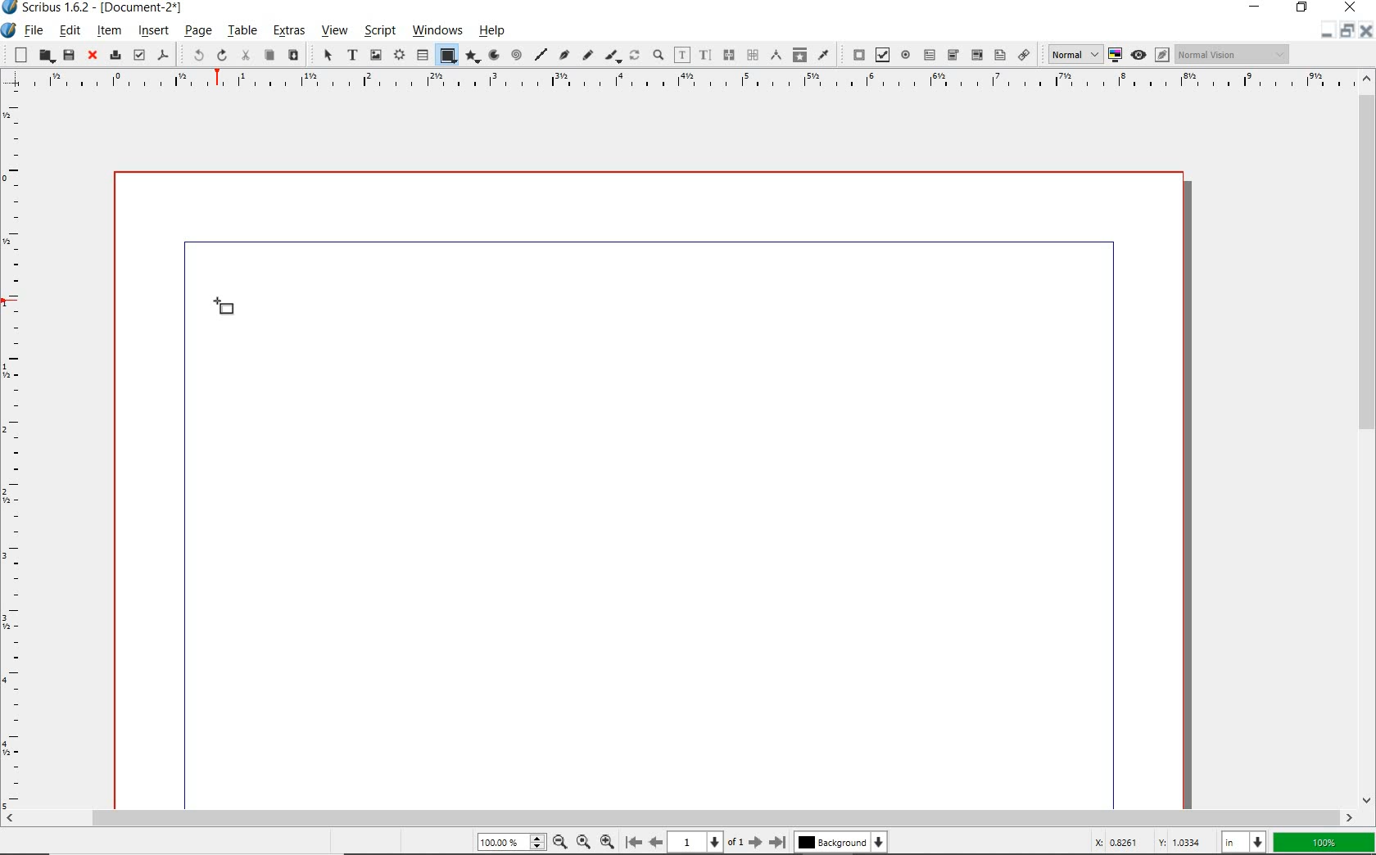  What do you see at coordinates (680, 817) in the screenshot?
I see `scrollbar` at bounding box center [680, 817].